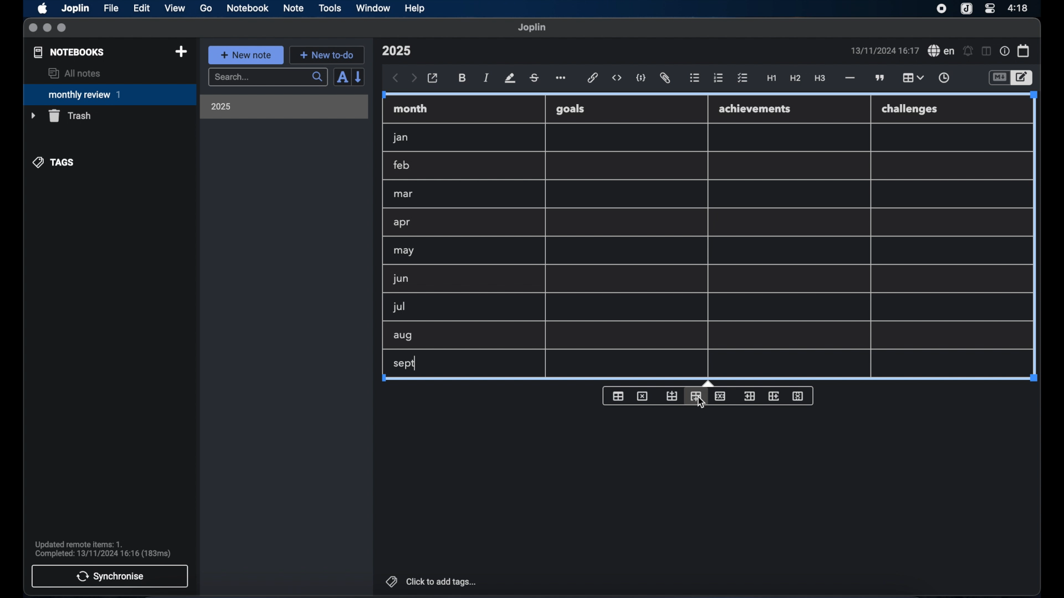 This screenshot has height=598, width=1064. I want to click on month, so click(411, 109).